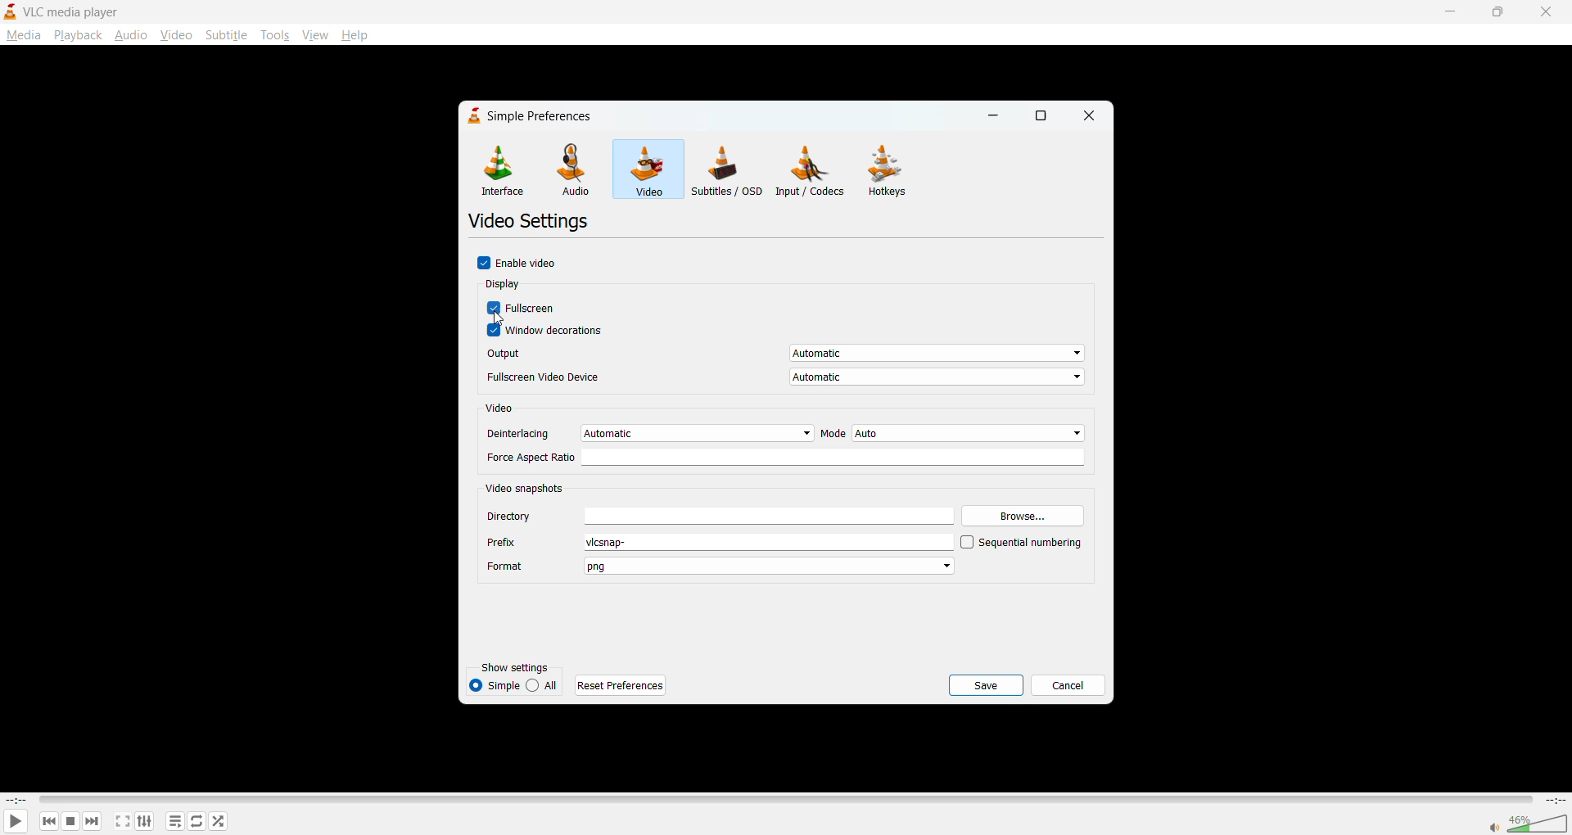  I want to click on video, so click(174, 35).